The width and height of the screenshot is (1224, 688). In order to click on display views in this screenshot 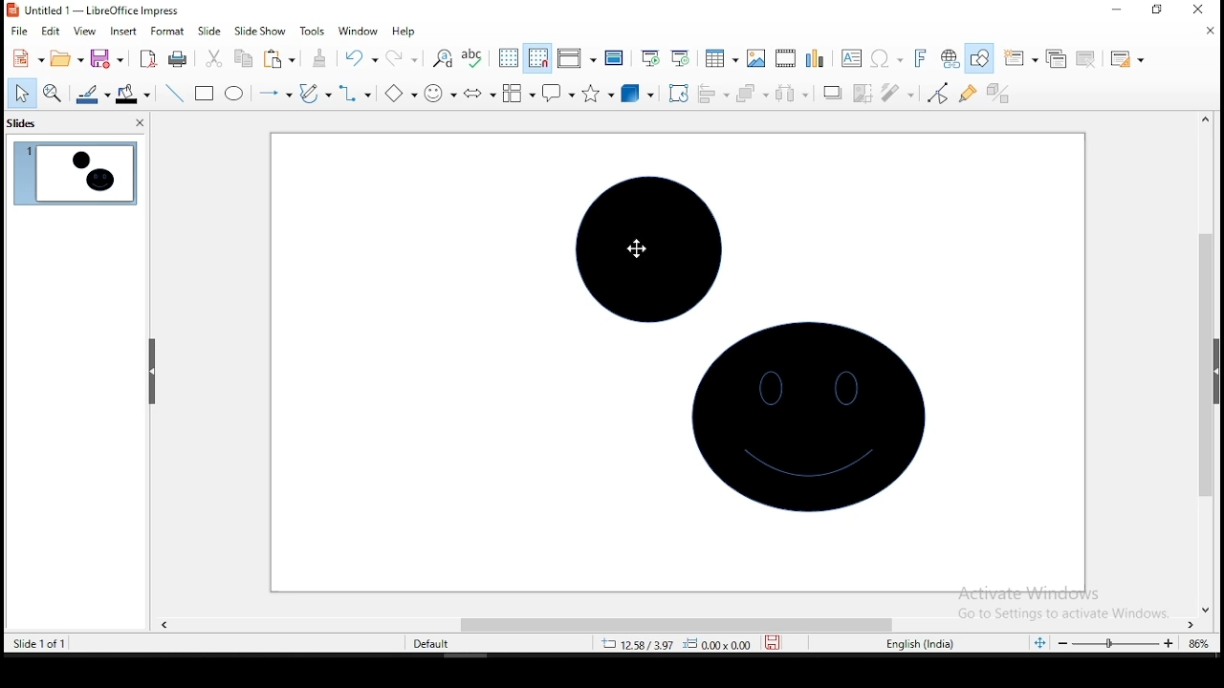, I will do `click(576, 58)`.